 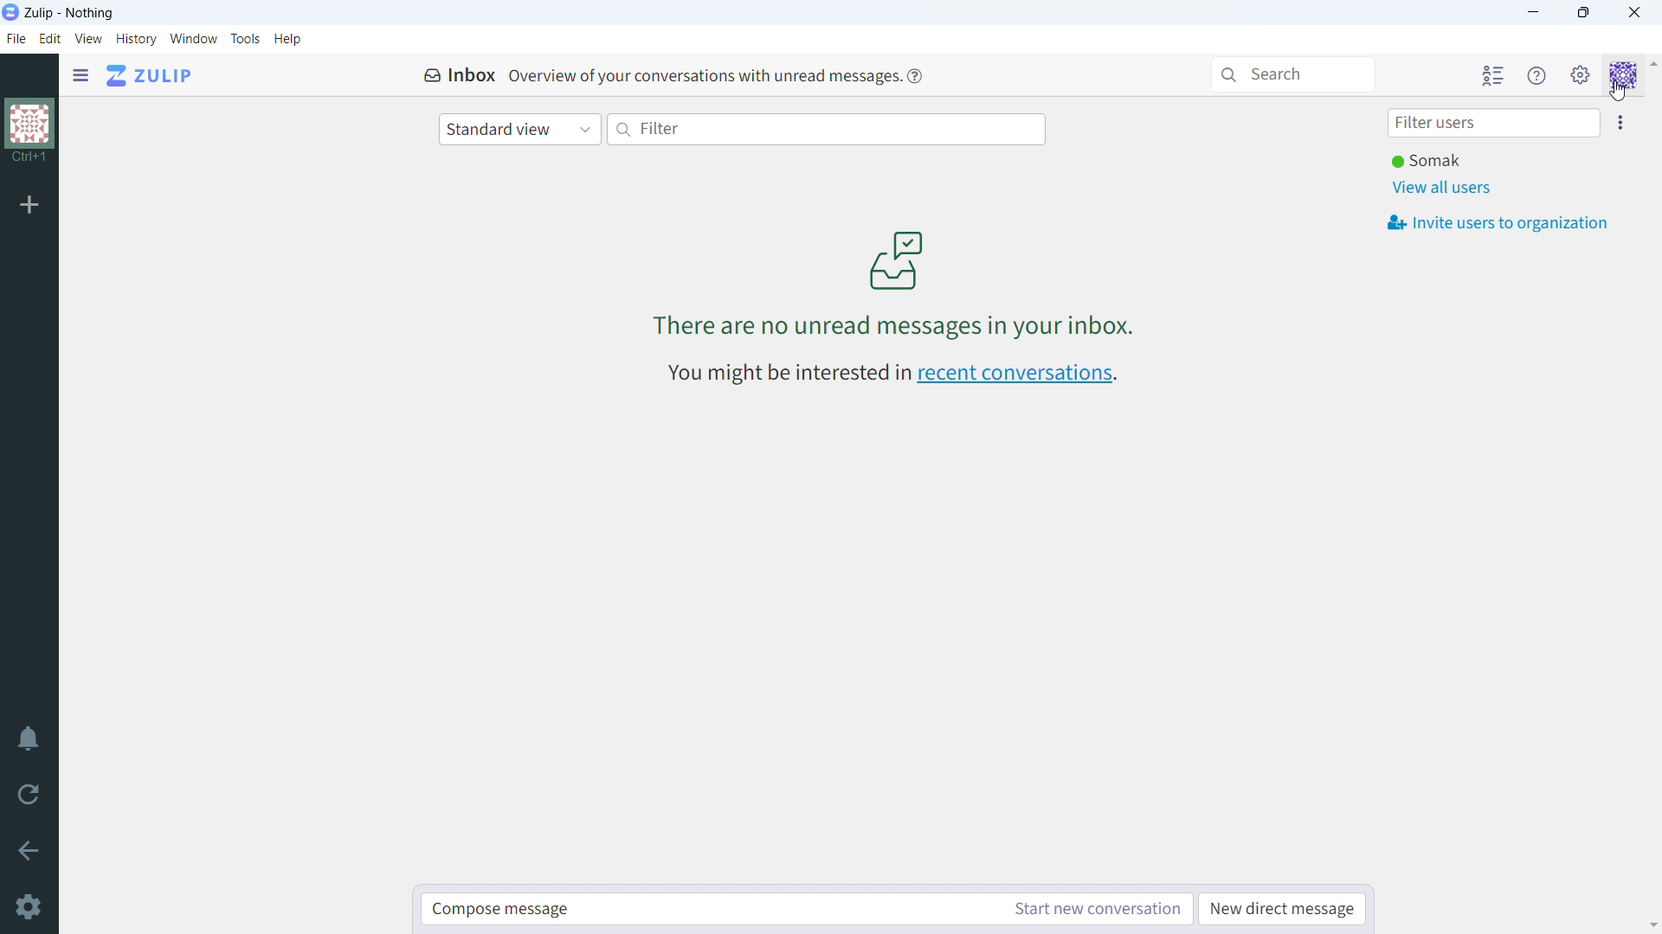 What do you see at coordinates (29, 738) in the screenshot?
I see `enable do not disturb` at bounding box center [29, 738].